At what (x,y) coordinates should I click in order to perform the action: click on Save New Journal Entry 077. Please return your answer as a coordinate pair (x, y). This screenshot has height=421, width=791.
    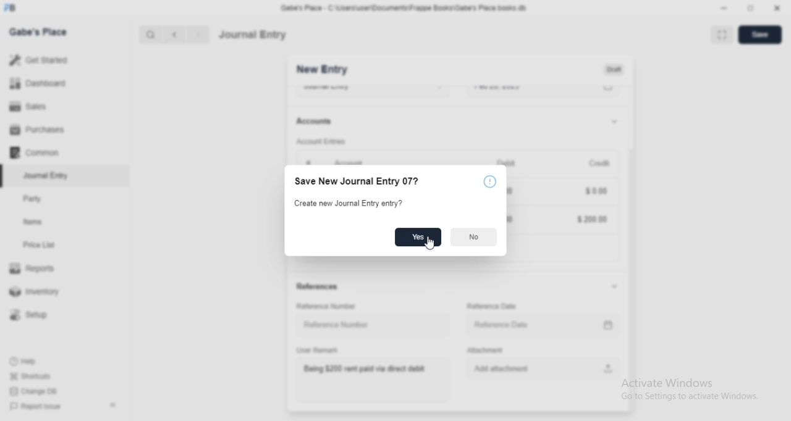
    Looking at the image, I should click on (362, 180).